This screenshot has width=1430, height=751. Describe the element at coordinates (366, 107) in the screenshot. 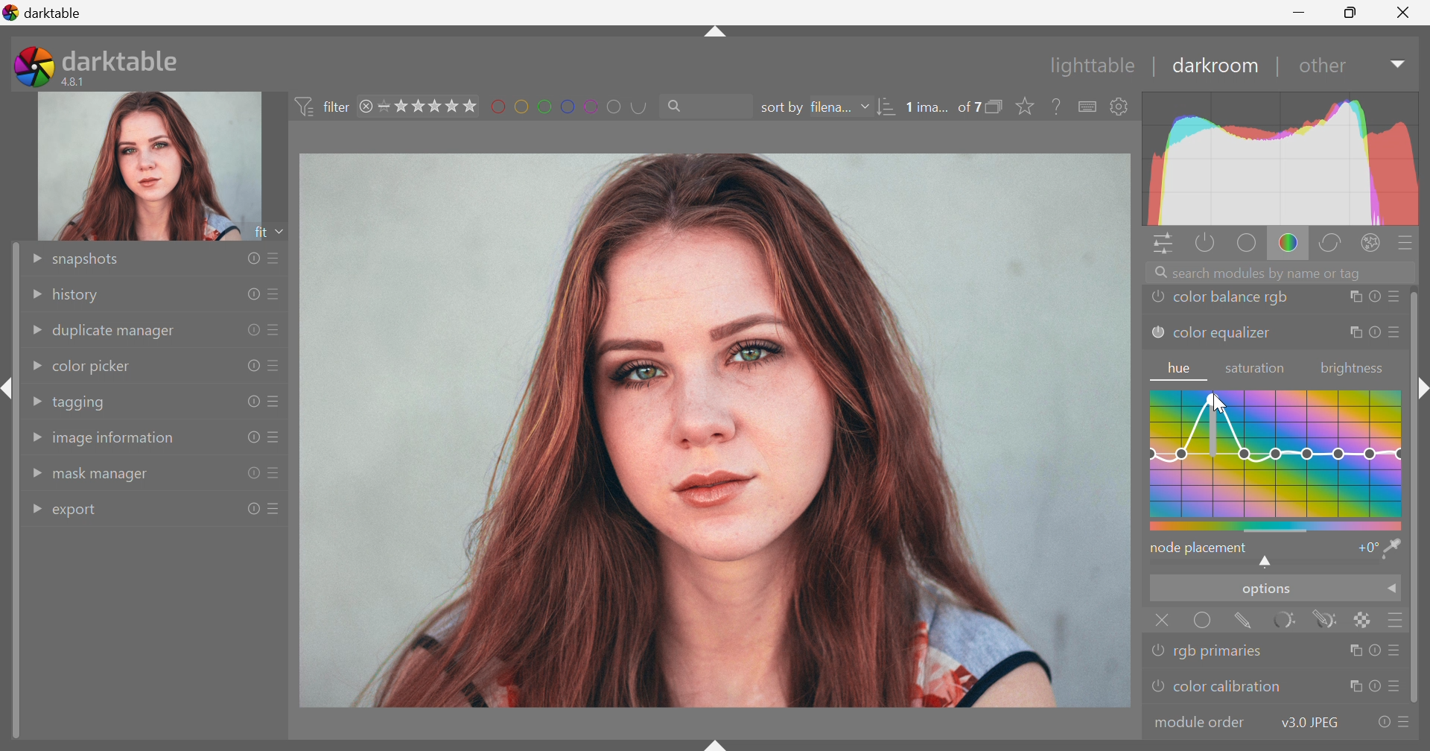

I see `remove filter` at that location.